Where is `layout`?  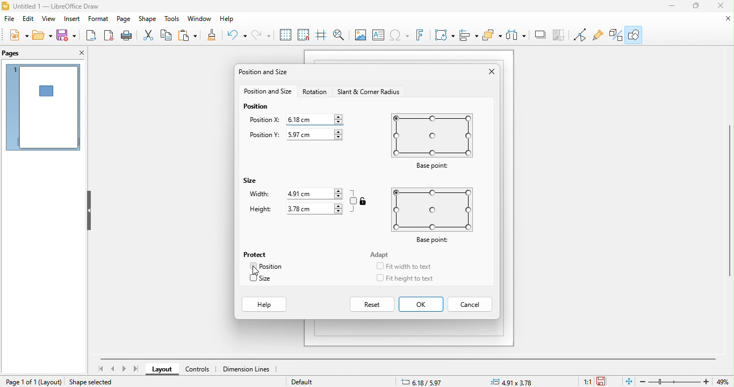
layout is located at coordinates (163, 370).